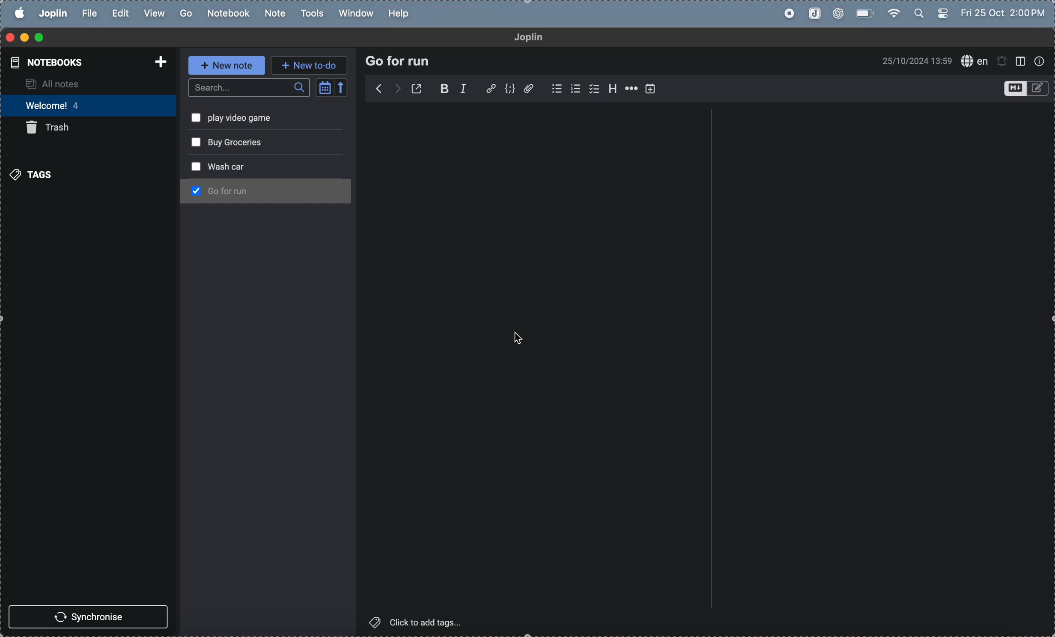  I want to click on chat gpt, so click(840, 13).